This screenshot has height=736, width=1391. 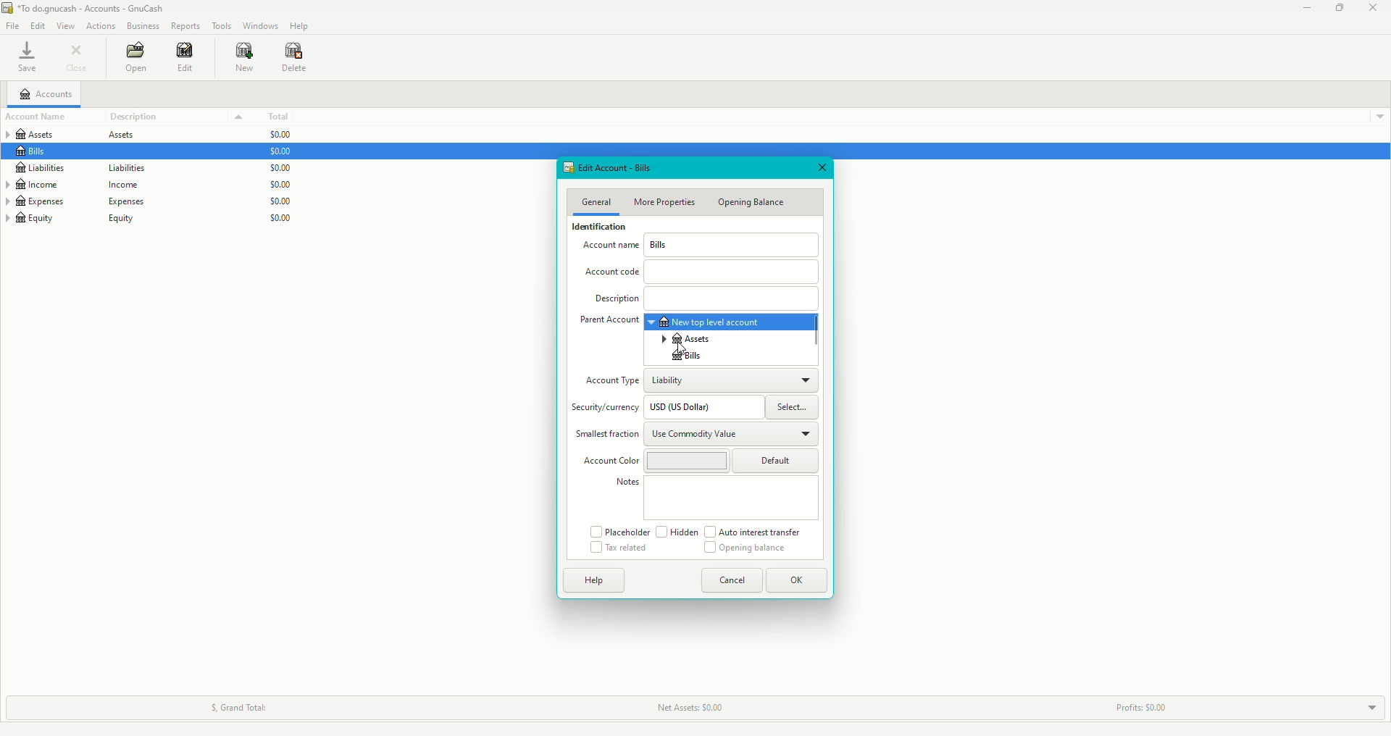 I want to click on Reports, so click(x=186, y=25).